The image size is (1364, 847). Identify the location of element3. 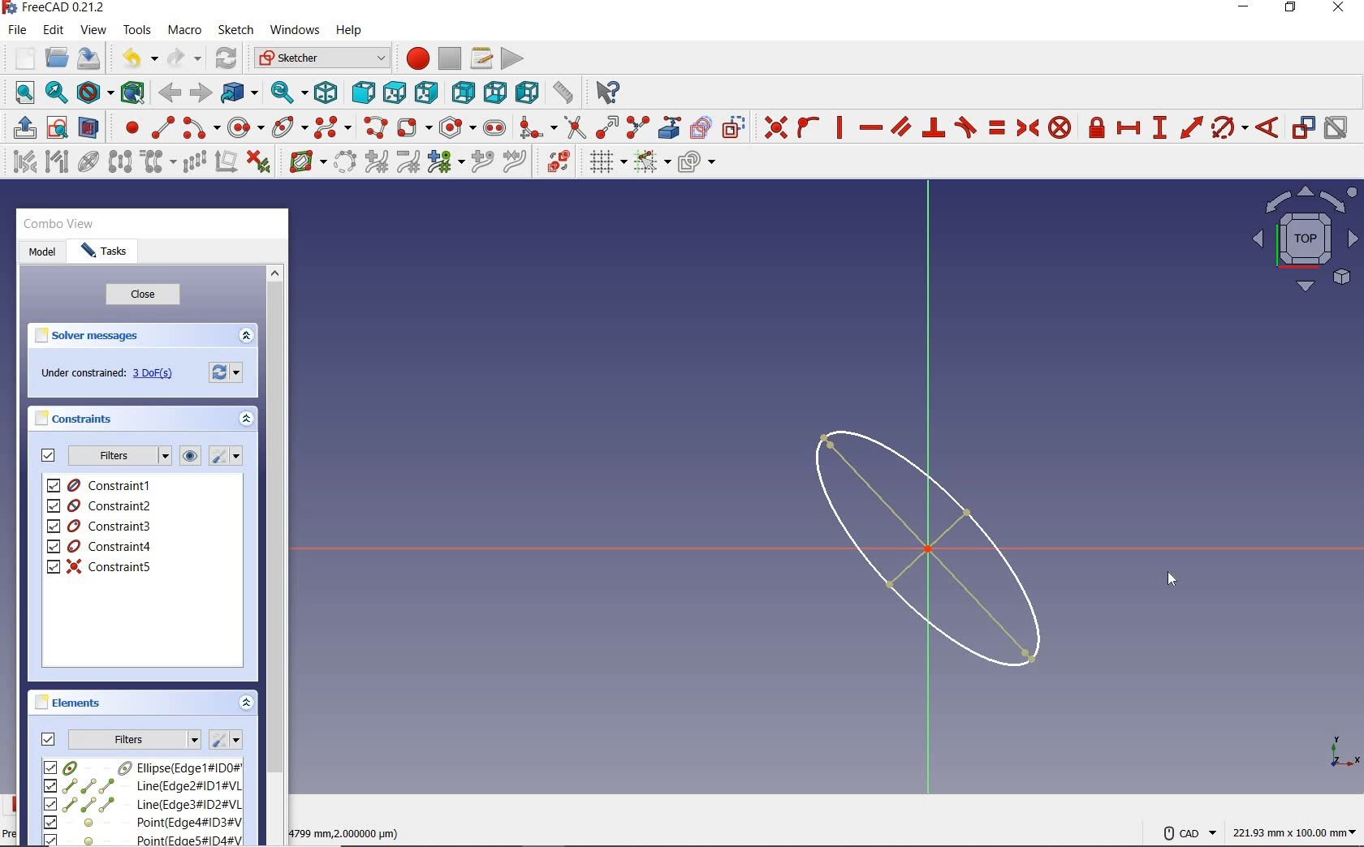
(142, 804).